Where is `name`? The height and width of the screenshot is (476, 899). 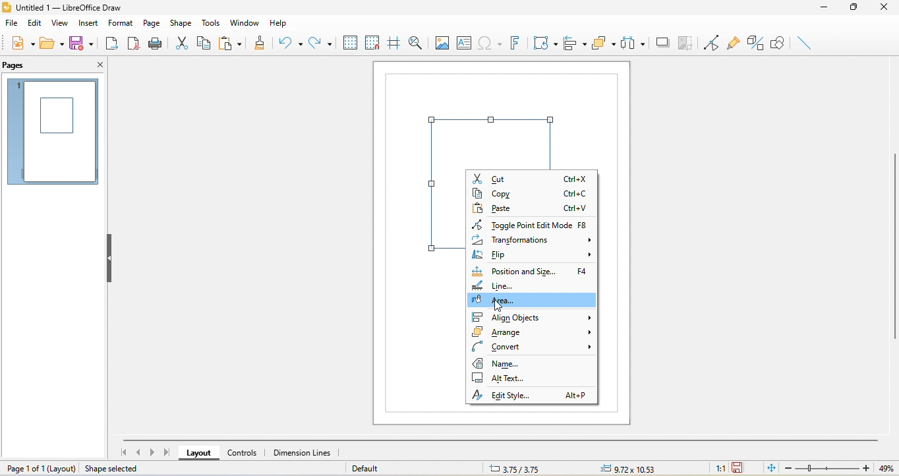
name is located at coordinates (505, 363).